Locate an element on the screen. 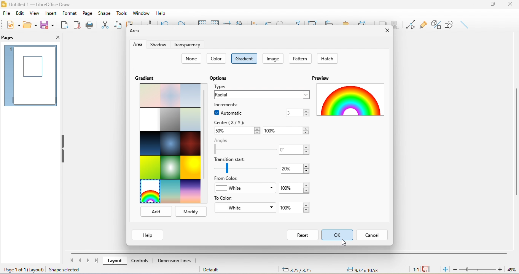  transparency is located at coordinates (187, 46).